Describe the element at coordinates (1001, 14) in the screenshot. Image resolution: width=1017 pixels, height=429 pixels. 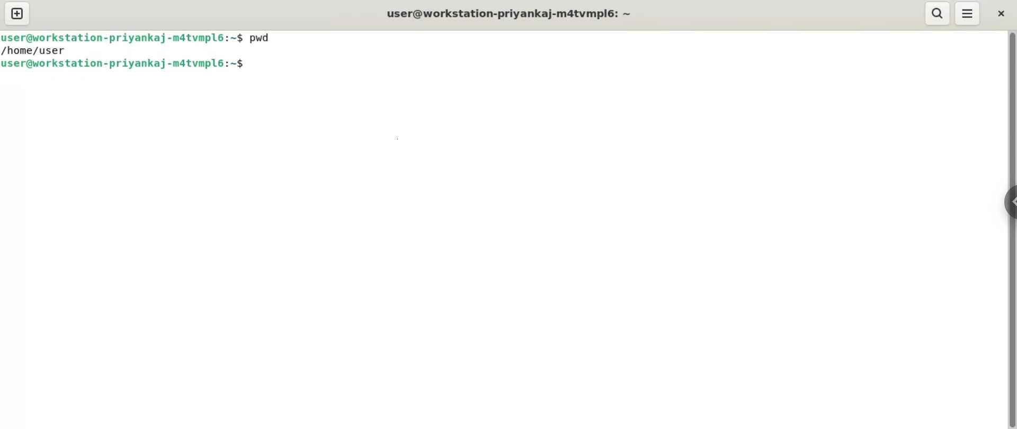
I see `close` at that location.